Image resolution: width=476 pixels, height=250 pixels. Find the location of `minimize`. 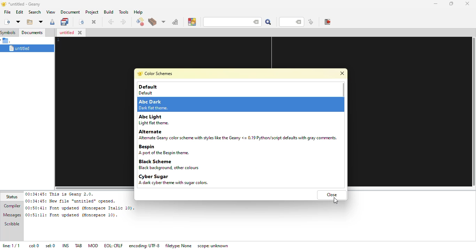

minimize is located at coordinates (435, 3).